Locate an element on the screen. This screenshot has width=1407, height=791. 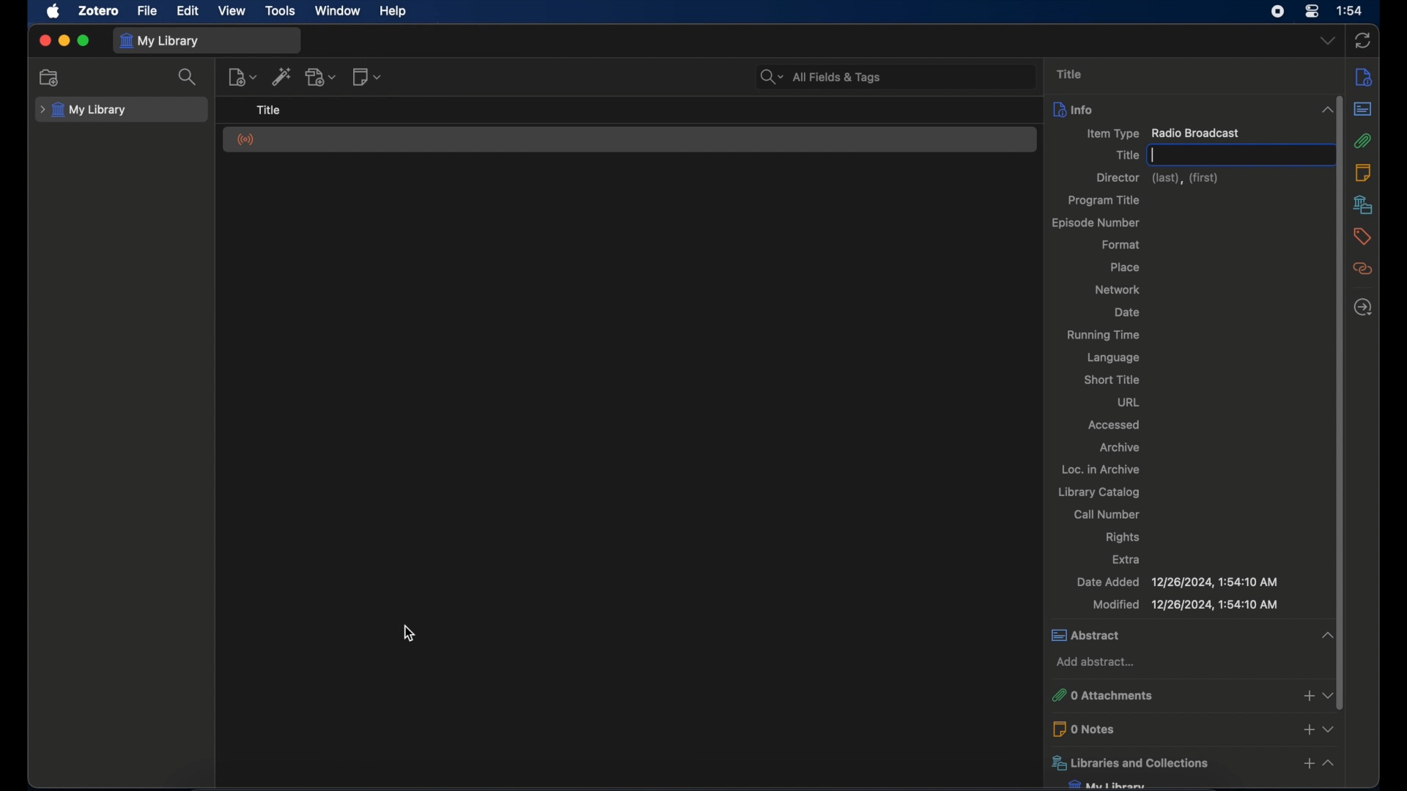
cursor is located at coordinates (410, 633).